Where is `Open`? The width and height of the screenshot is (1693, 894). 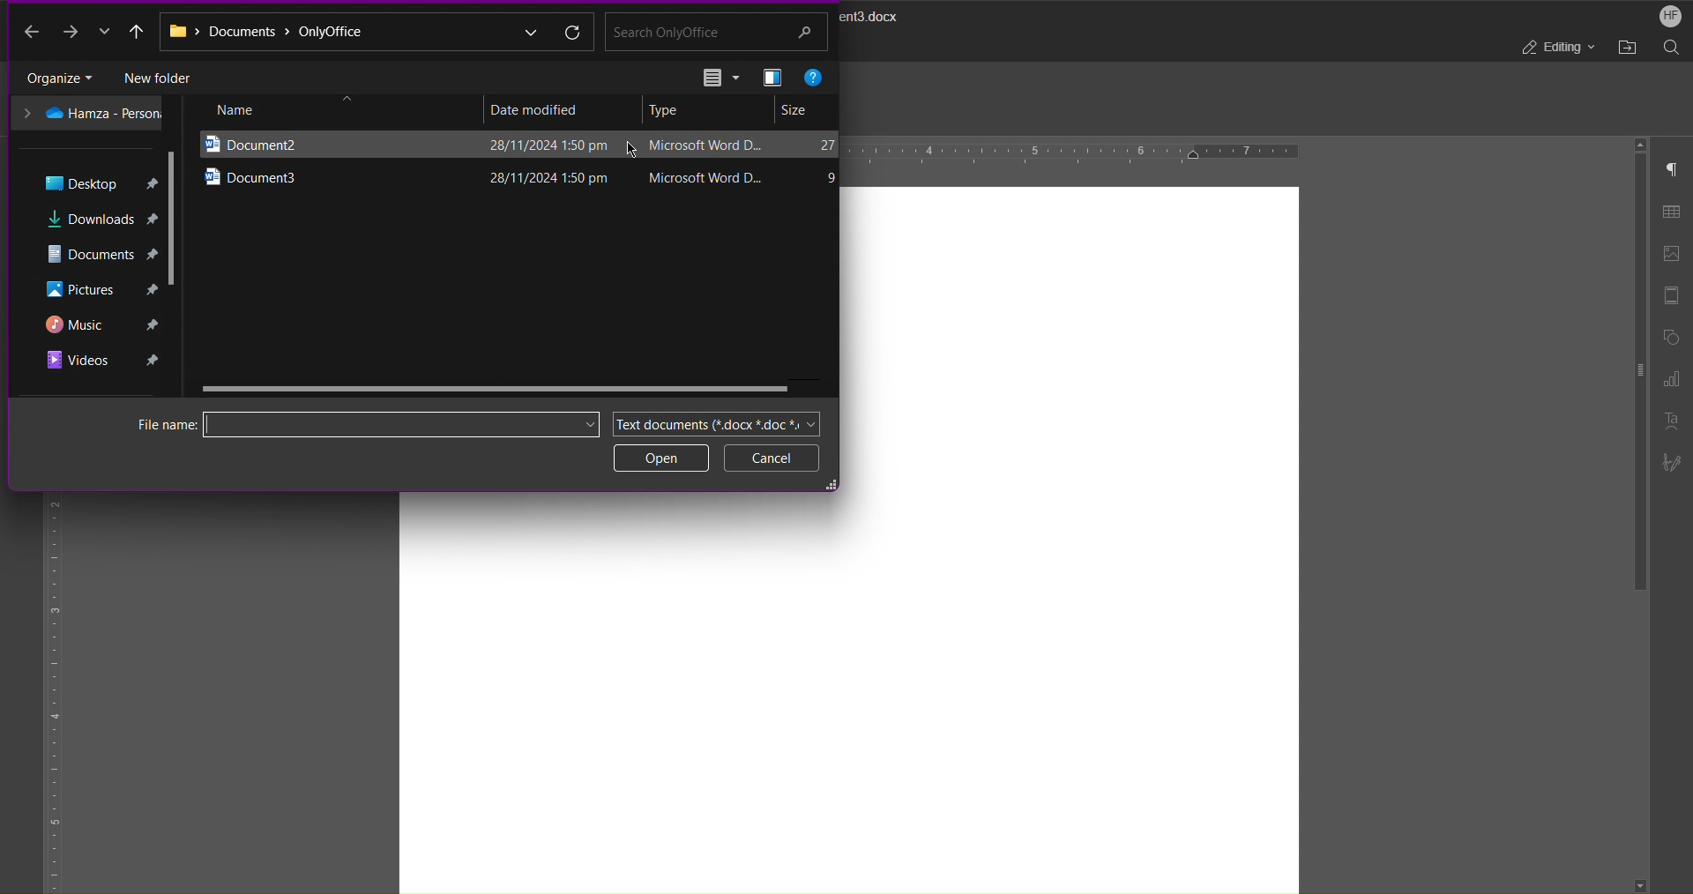
Open is located at coordinates (662, 458).